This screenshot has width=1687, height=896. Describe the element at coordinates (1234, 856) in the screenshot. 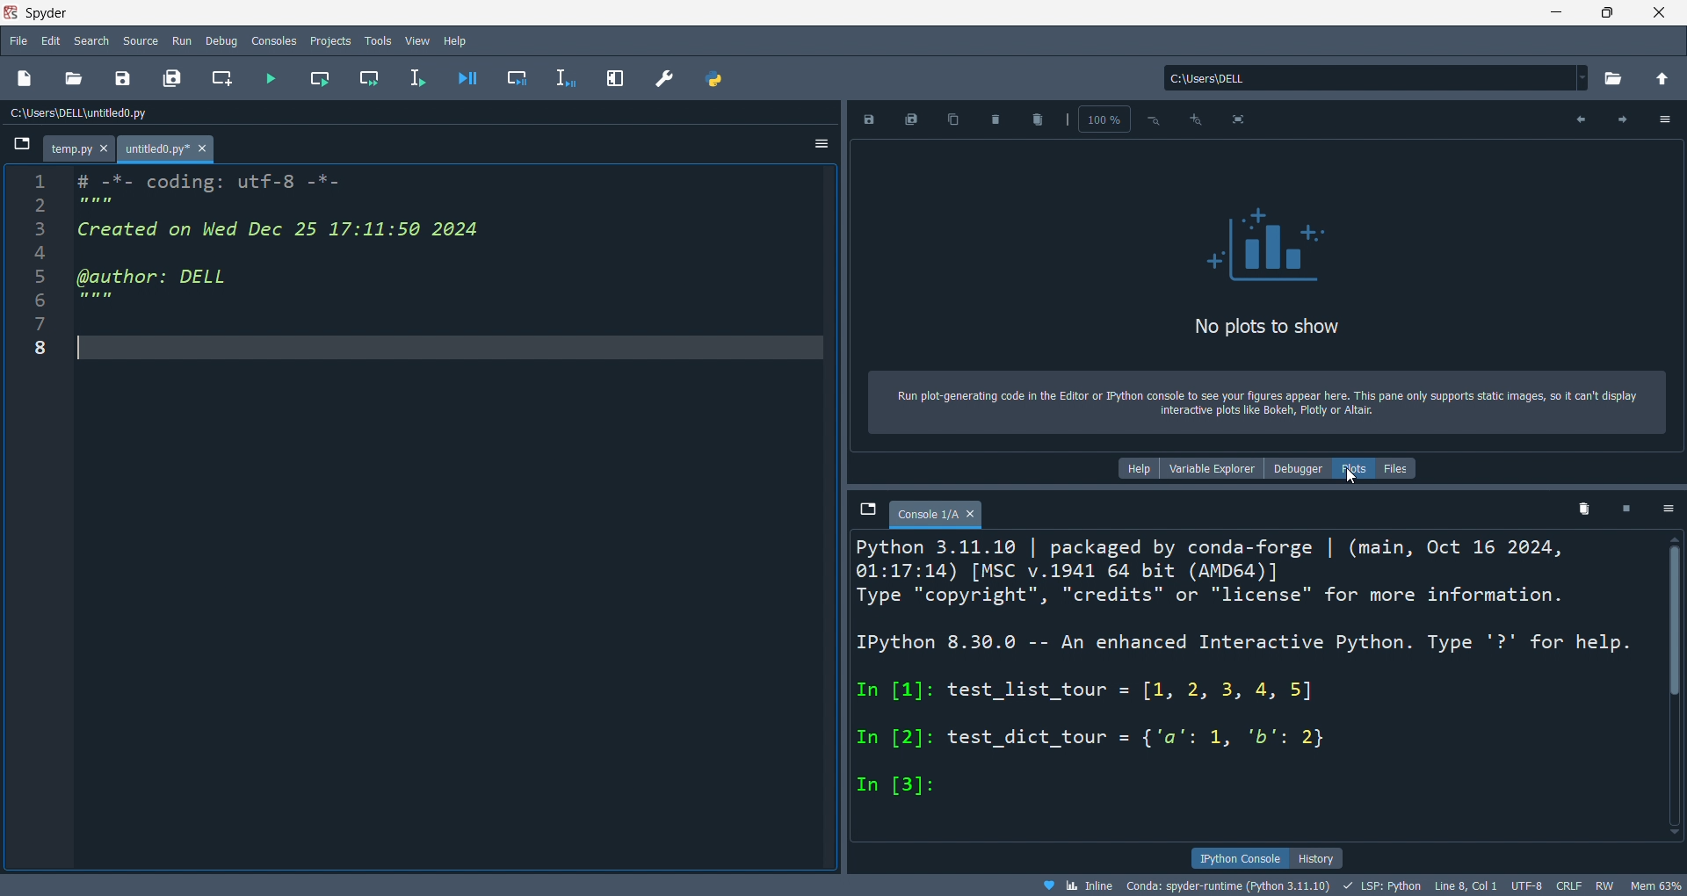

I see `ipyhton console` at that location.